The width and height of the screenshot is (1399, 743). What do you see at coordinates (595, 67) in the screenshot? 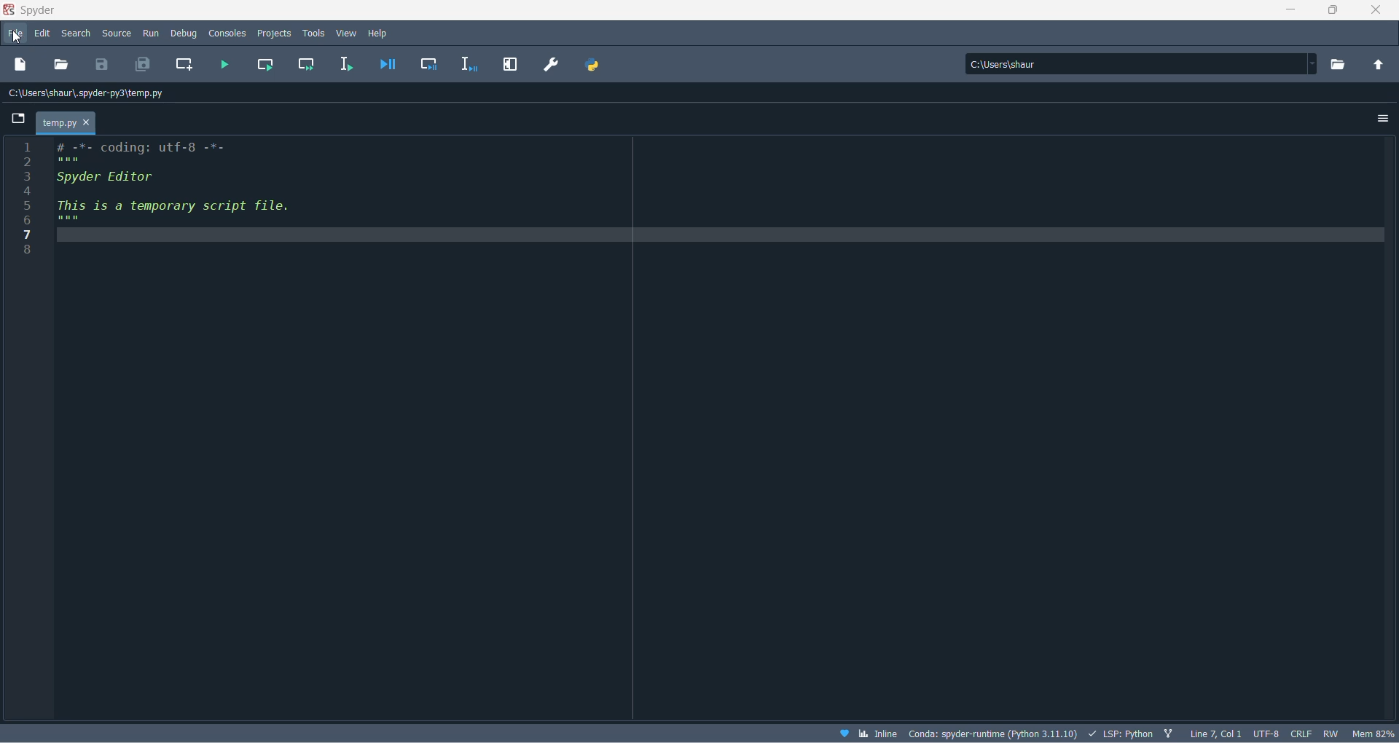
I see `PYTHONPATH MANAGER` at bounding box center [595, 67].